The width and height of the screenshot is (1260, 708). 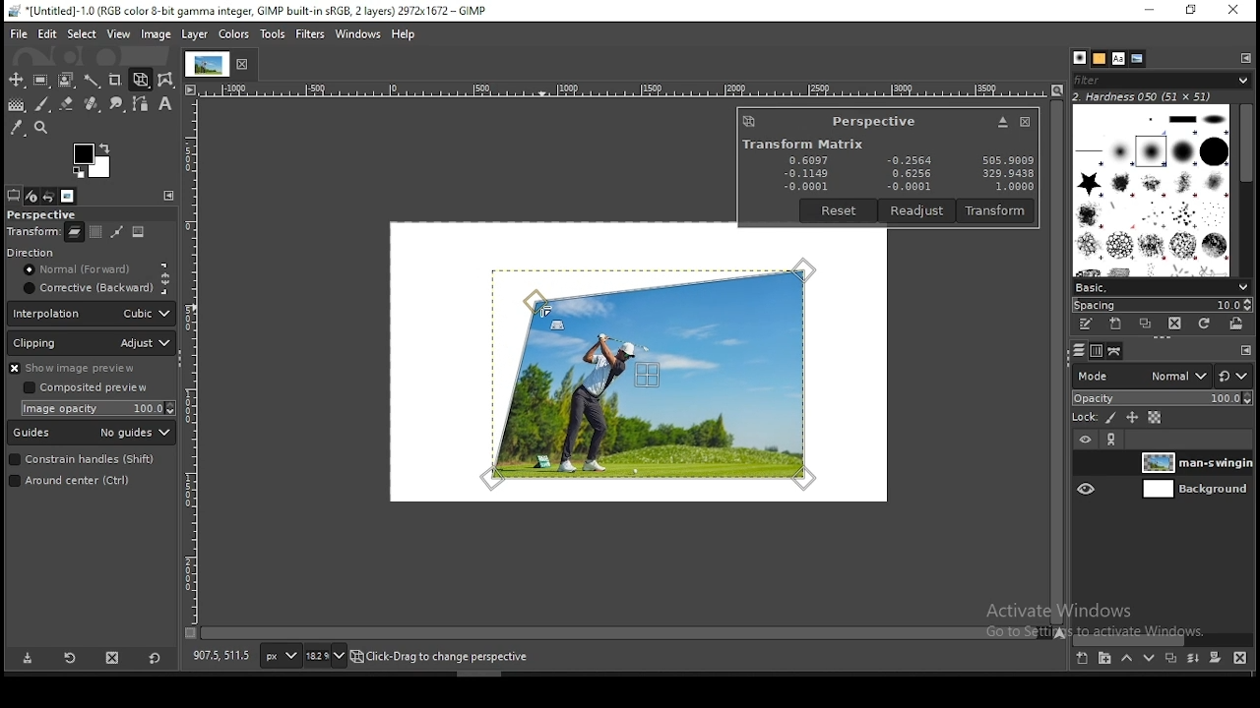 What do you see at coordinates (1240, 657) in the screenshot?
I see `delete layer` at bounding box center [1240, 657].